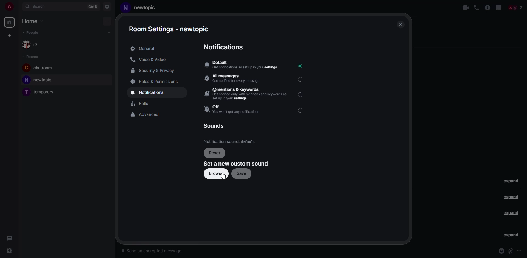  I want to click on polls, so click(143, 103).